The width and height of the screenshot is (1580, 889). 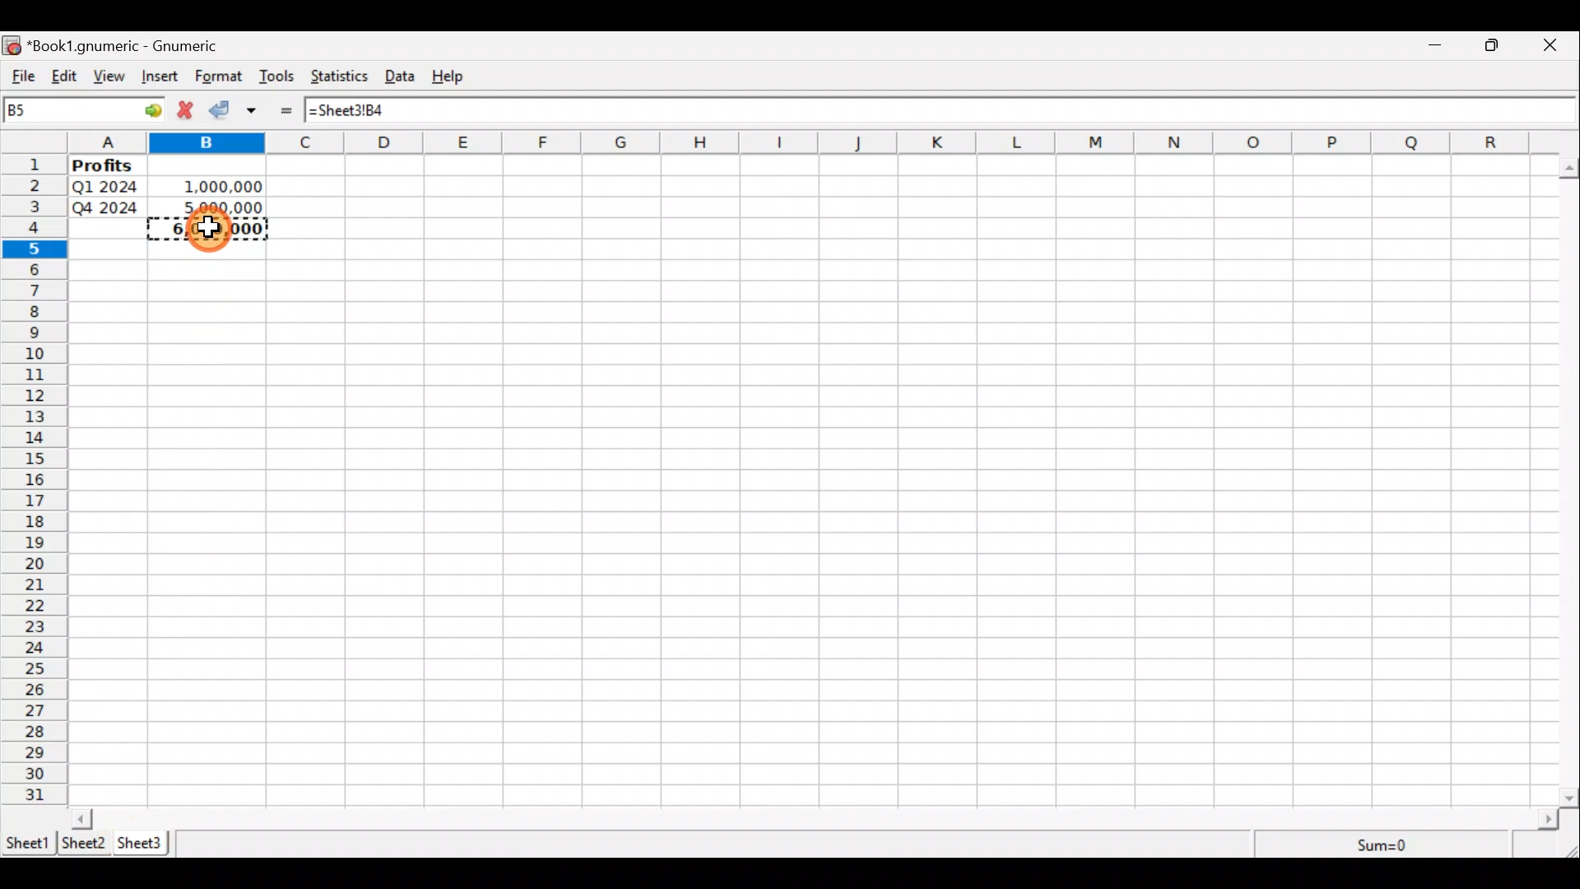 I want to click on File, so click(x=21, y=77).